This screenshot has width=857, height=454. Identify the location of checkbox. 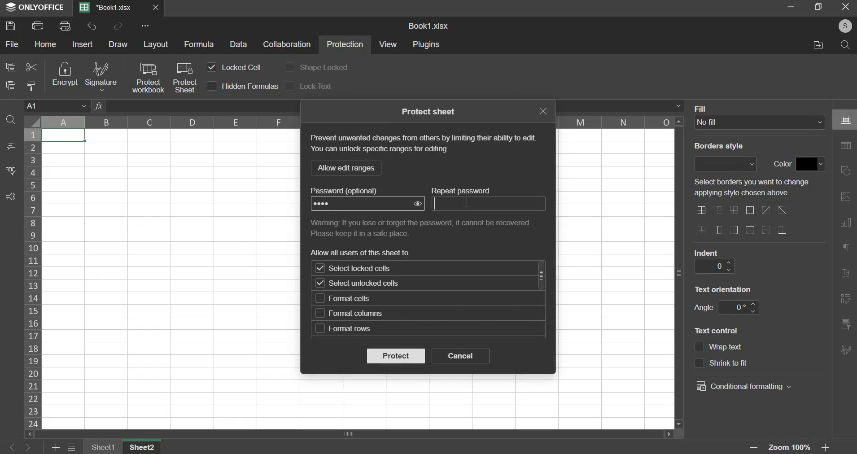
(700, 347).